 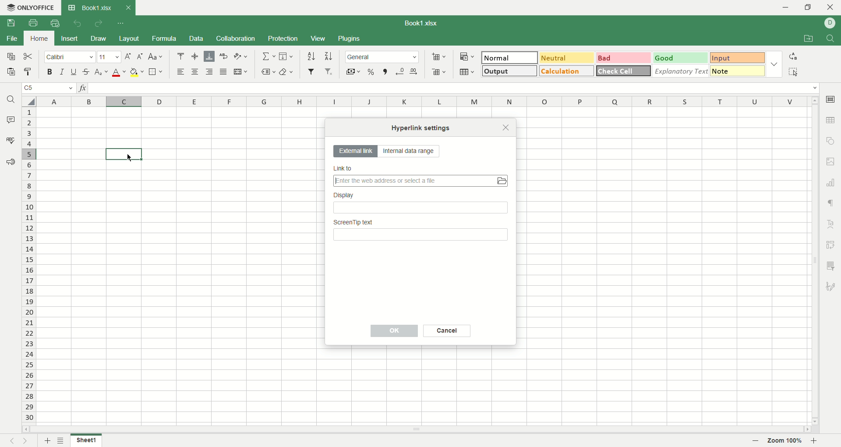 I want to click on spell check, so click(x=10, y=140).